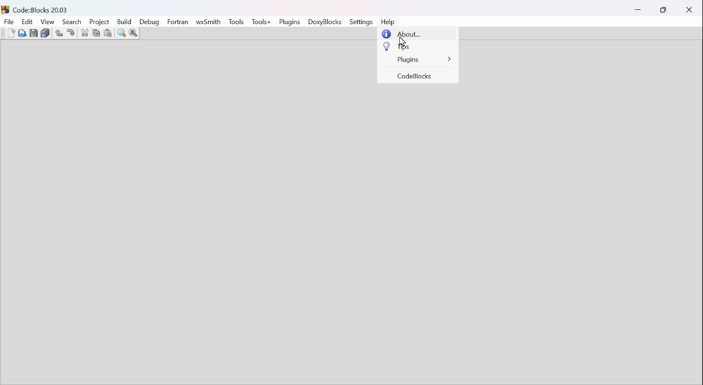 This screenshot has width=703, height=385. I want to click on Fortran, so click(179, 22).